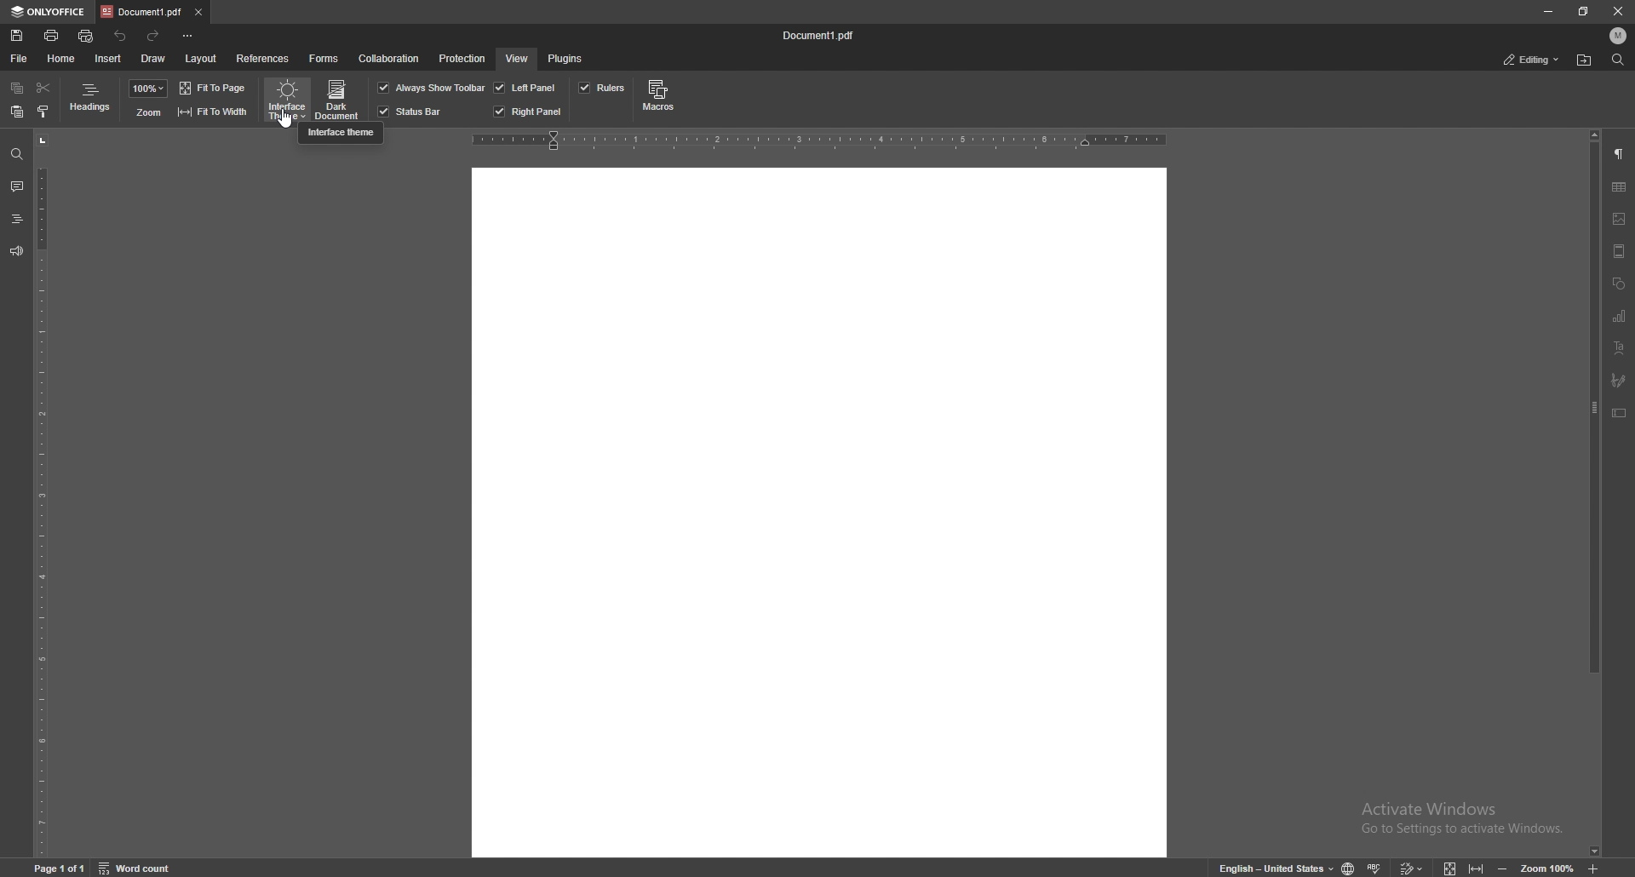 This screenshot has width=1635, height=877. What do you see at coordinates (1583, 11) in the screenshot?
I see `resize` at bounding box center [1583, 11].